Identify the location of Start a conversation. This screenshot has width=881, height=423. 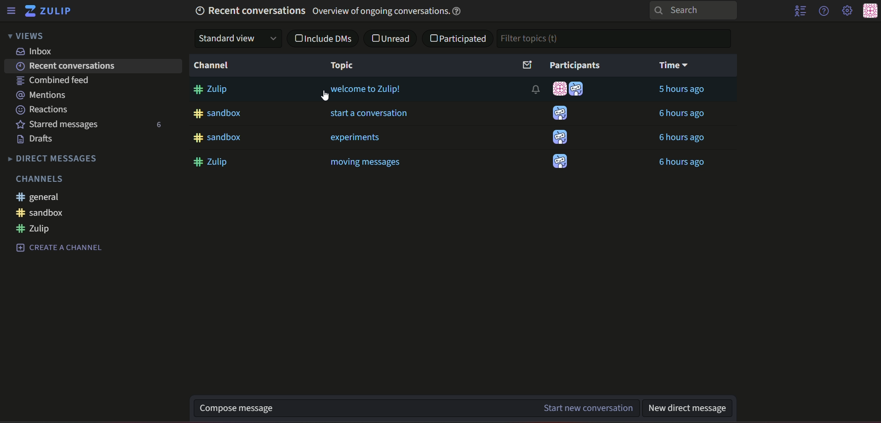
(372, 114).